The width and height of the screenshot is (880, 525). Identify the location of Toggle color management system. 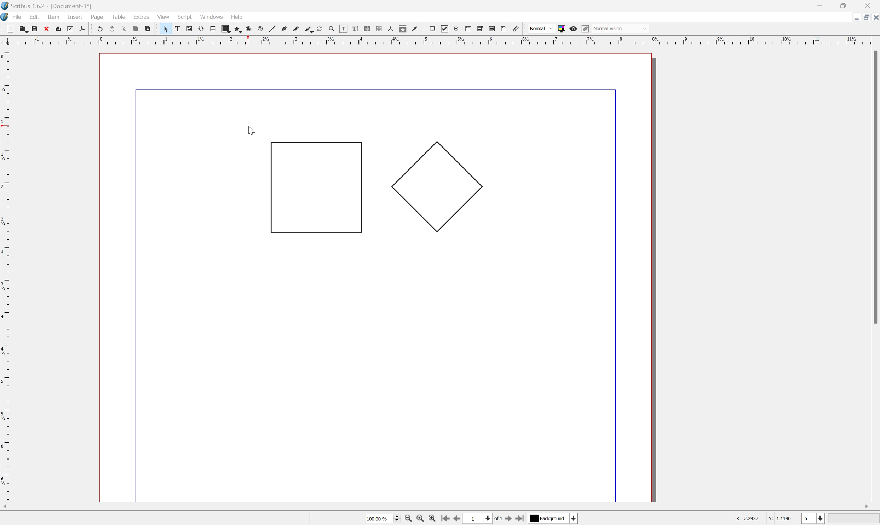
(562, 29).